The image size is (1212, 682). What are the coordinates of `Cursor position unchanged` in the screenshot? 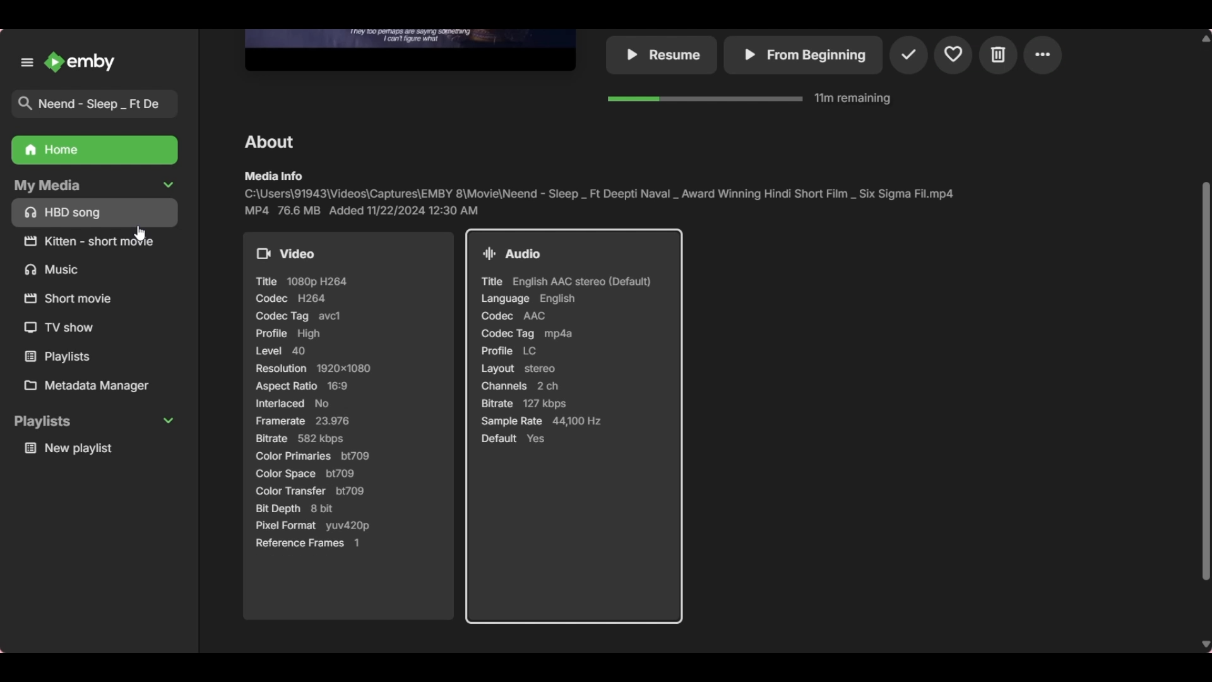 It's located at (139, 234).